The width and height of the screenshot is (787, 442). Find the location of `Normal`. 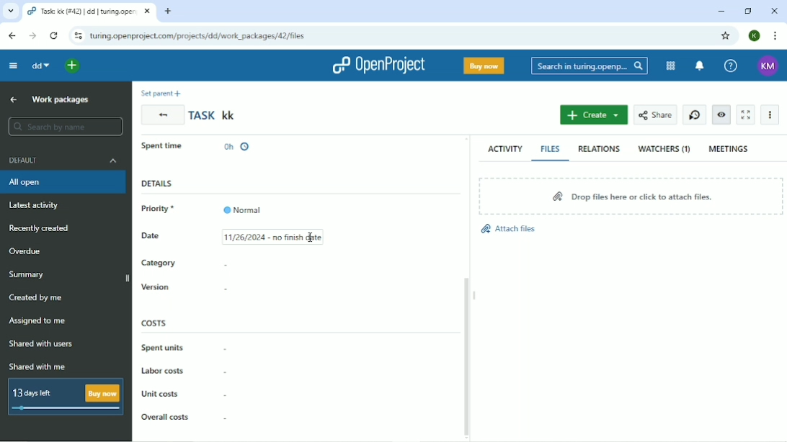

Normal is located at coordinates (244, 206).